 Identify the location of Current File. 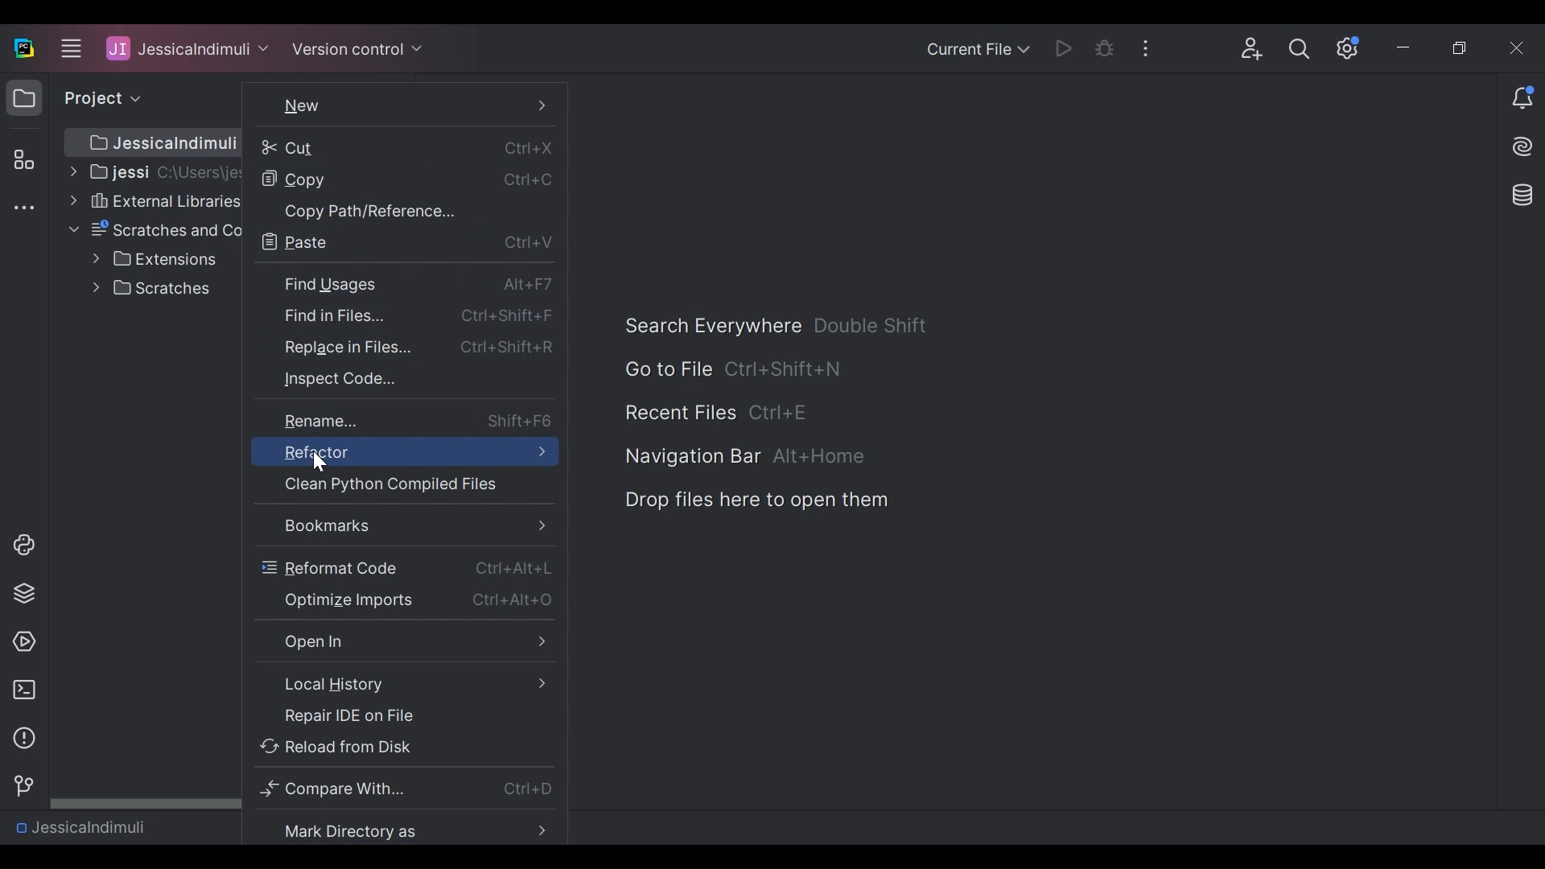
(977, 51).